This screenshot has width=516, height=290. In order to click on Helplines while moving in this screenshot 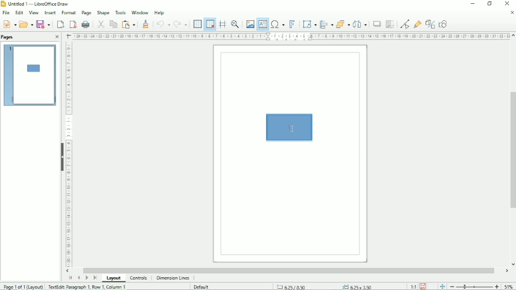, I will do `click(223, 23)`.